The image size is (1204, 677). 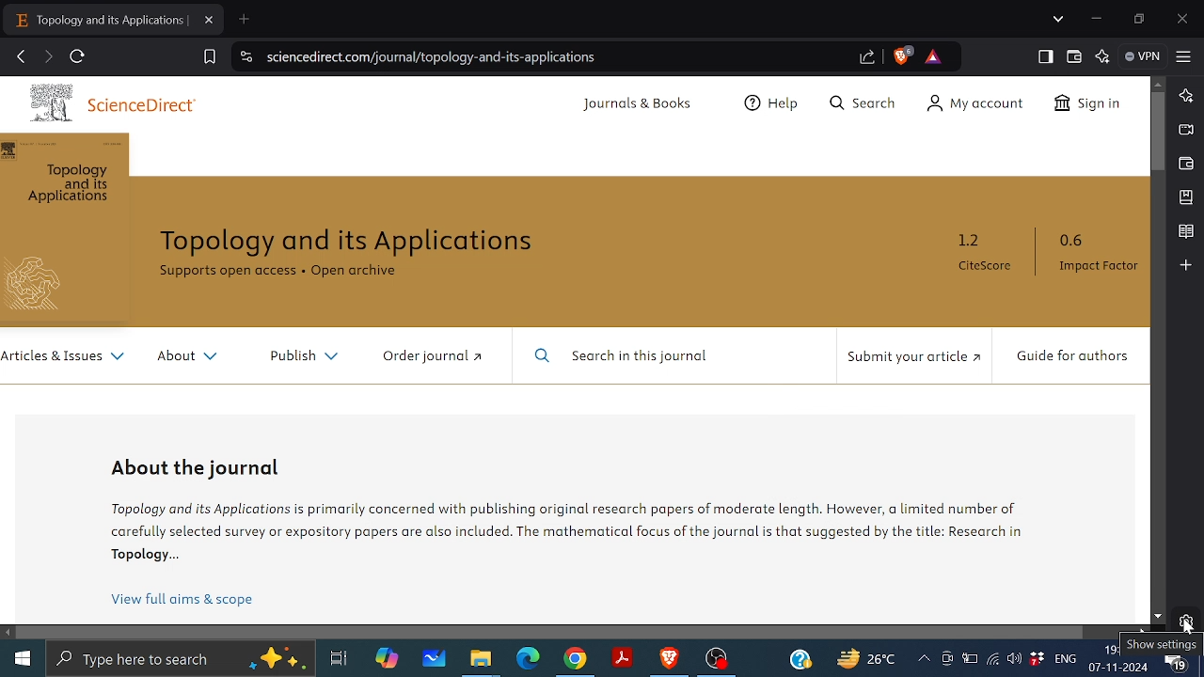 I want to click on Files, so click(x=480, y=660).